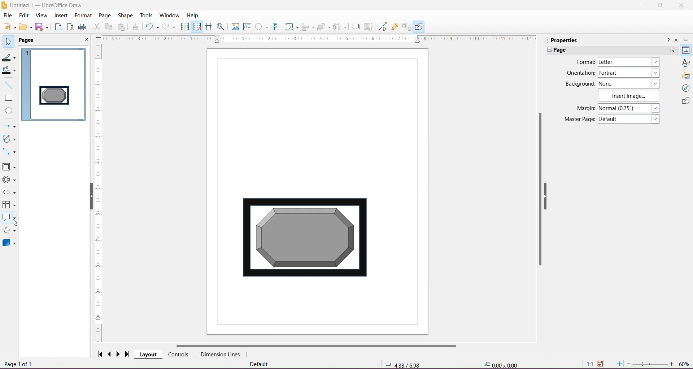 The image size is (693, 369). Describe the element at coordinates (316, 345) in the screenshot. I see `Horizontal Scroll Bar` at that location.